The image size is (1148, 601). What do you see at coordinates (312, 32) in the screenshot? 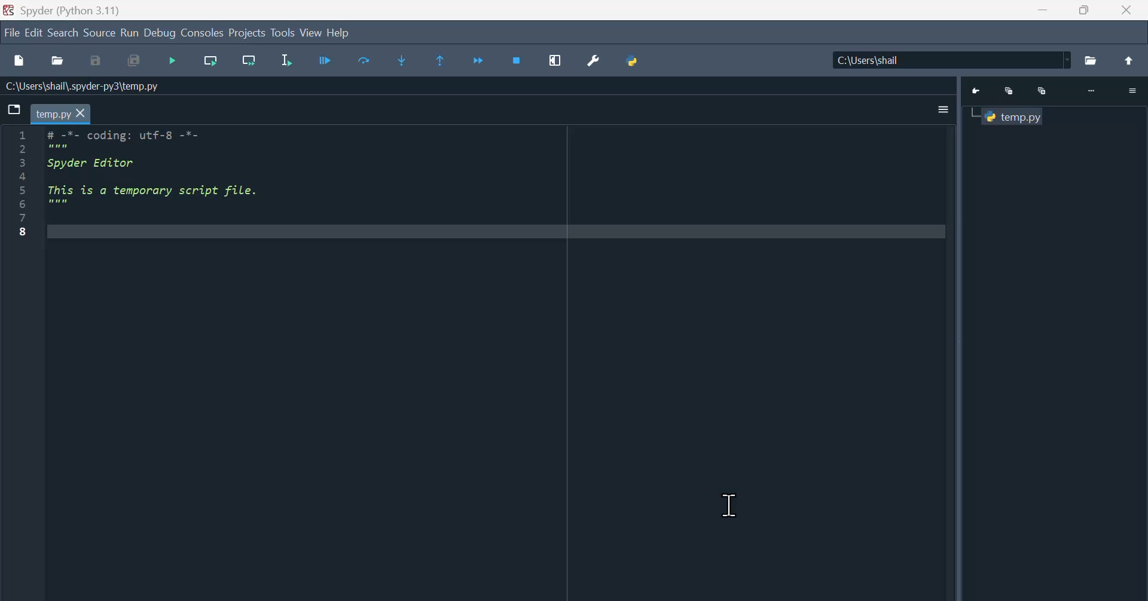
I see `View` at bounding box center [312, 32].